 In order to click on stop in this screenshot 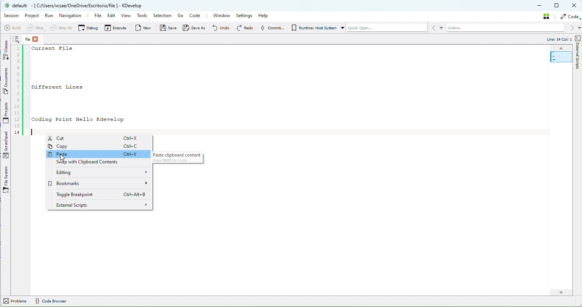, I will do `click(35, 28)`.